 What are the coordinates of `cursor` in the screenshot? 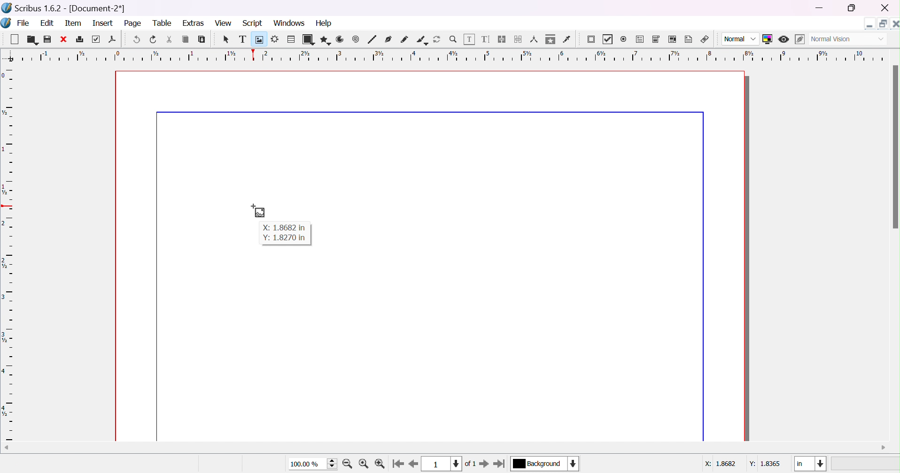 It's located at (256, 210).